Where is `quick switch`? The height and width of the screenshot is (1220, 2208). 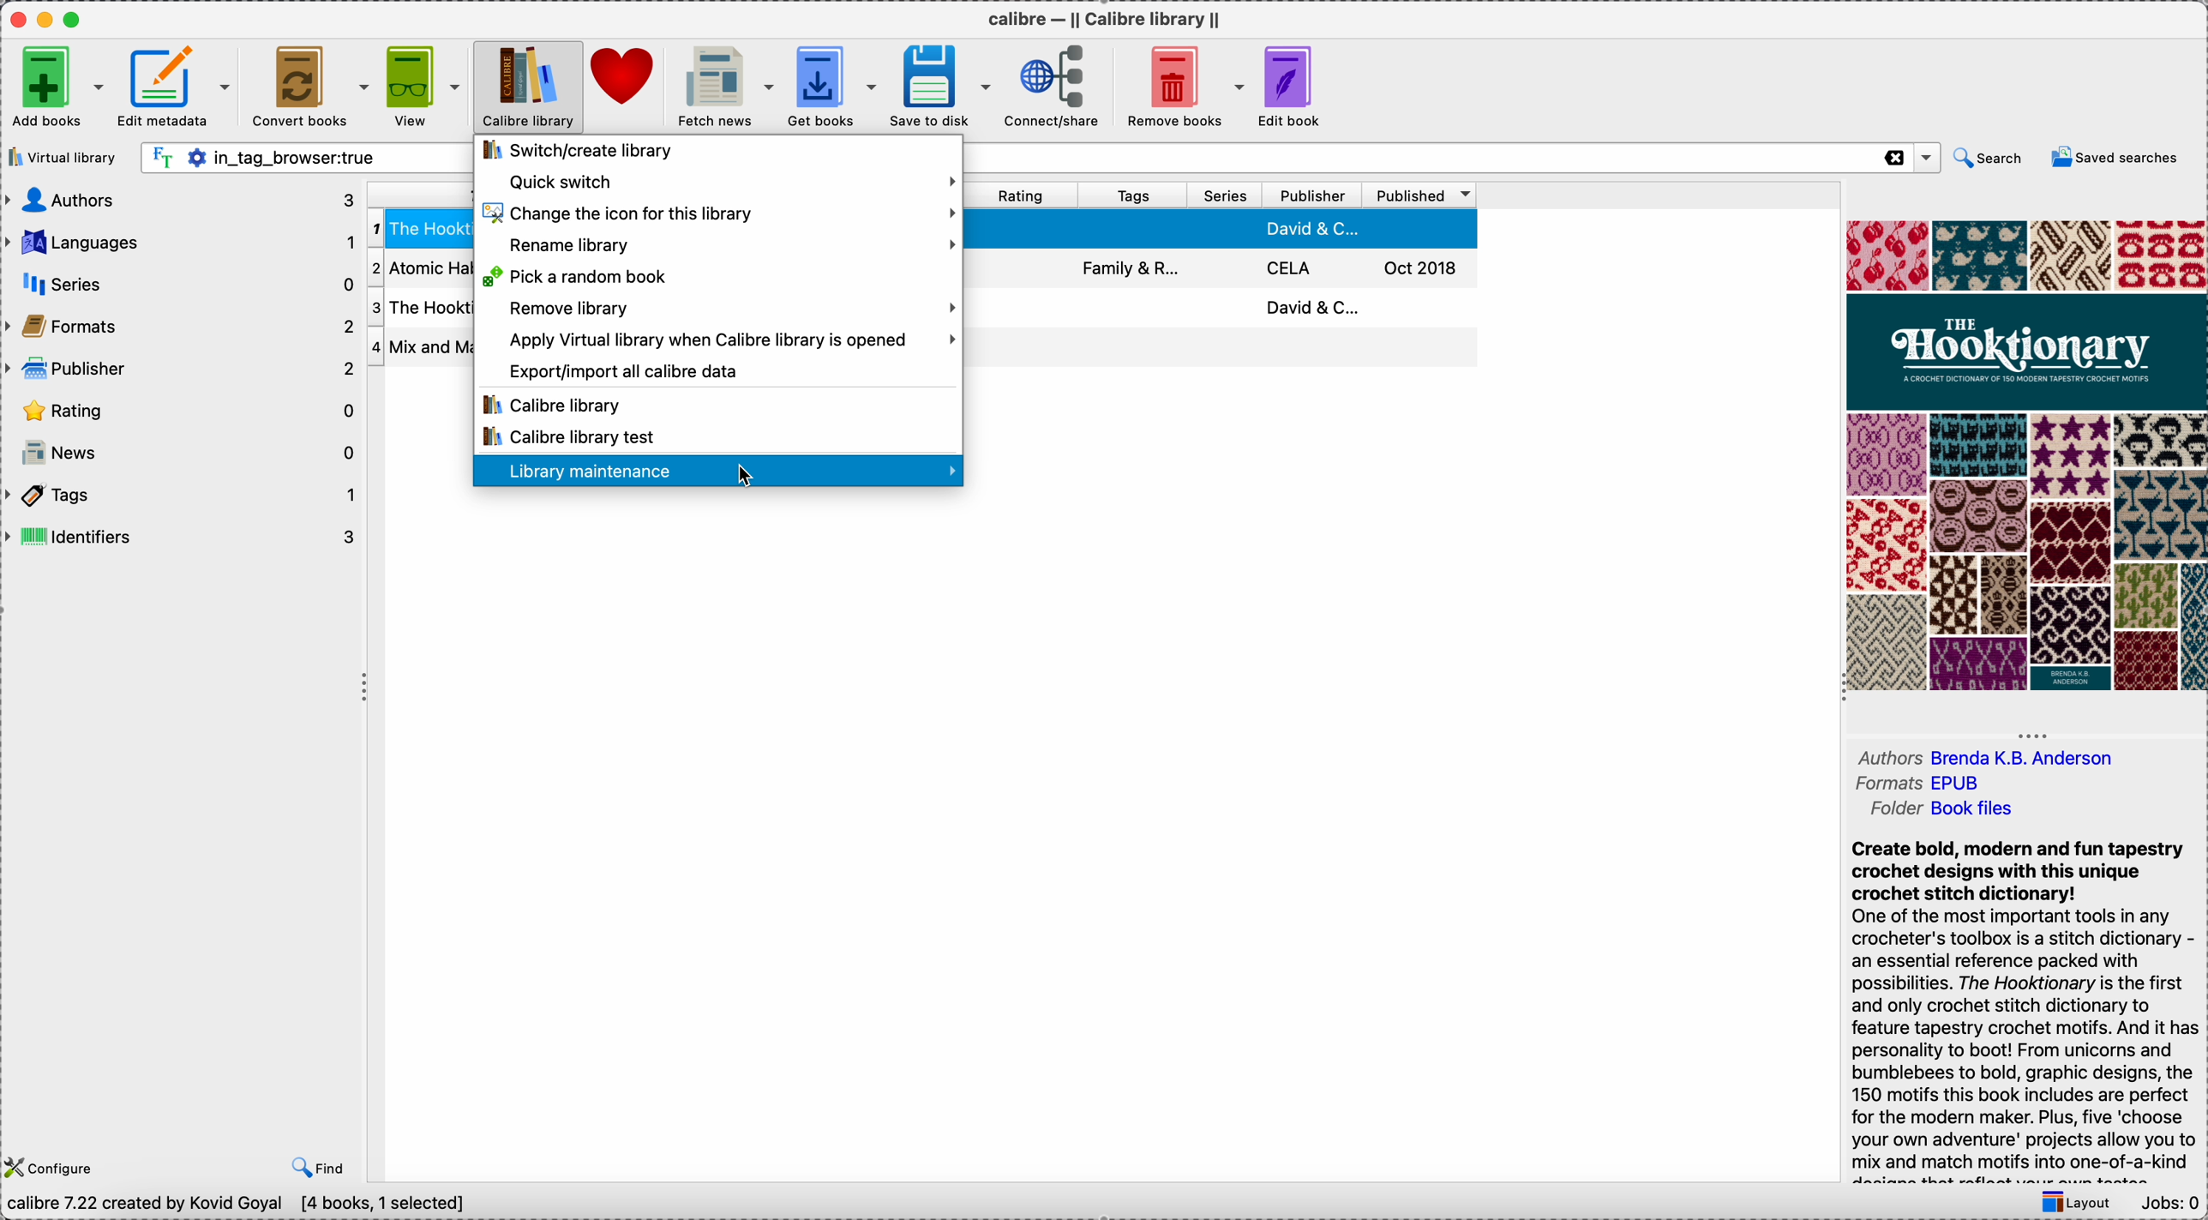
quick switch is located at coordinates (727, 183).